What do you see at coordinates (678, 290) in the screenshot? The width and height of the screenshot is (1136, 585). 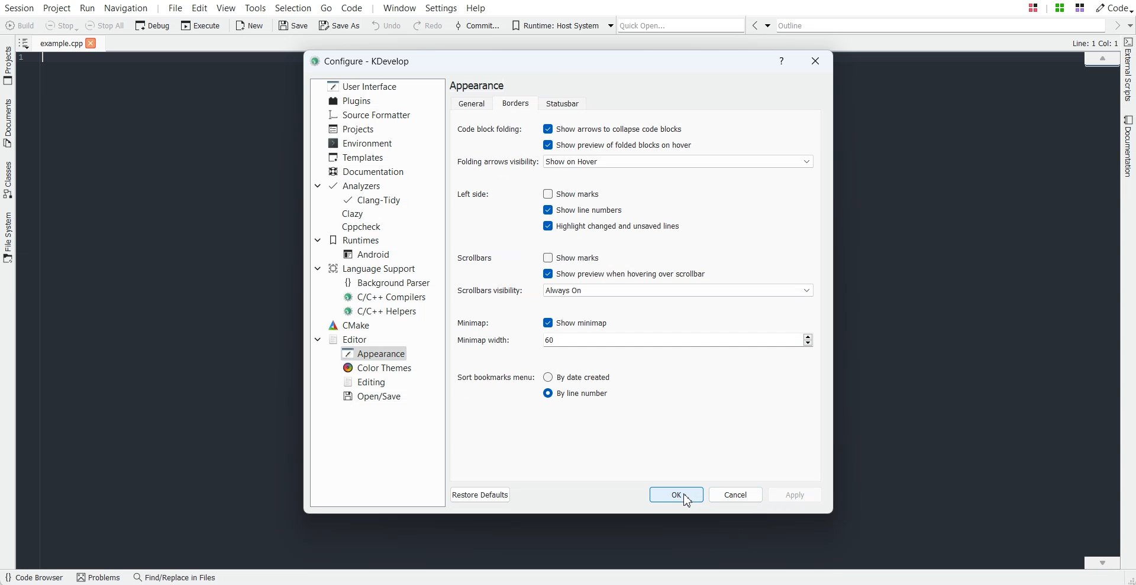 I see `Always On` at bounding box center [678, 290].